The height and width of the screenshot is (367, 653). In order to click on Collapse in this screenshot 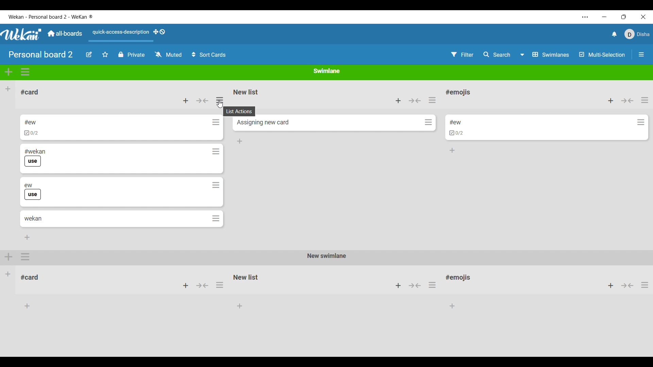, I will do `click(202, 101)`.